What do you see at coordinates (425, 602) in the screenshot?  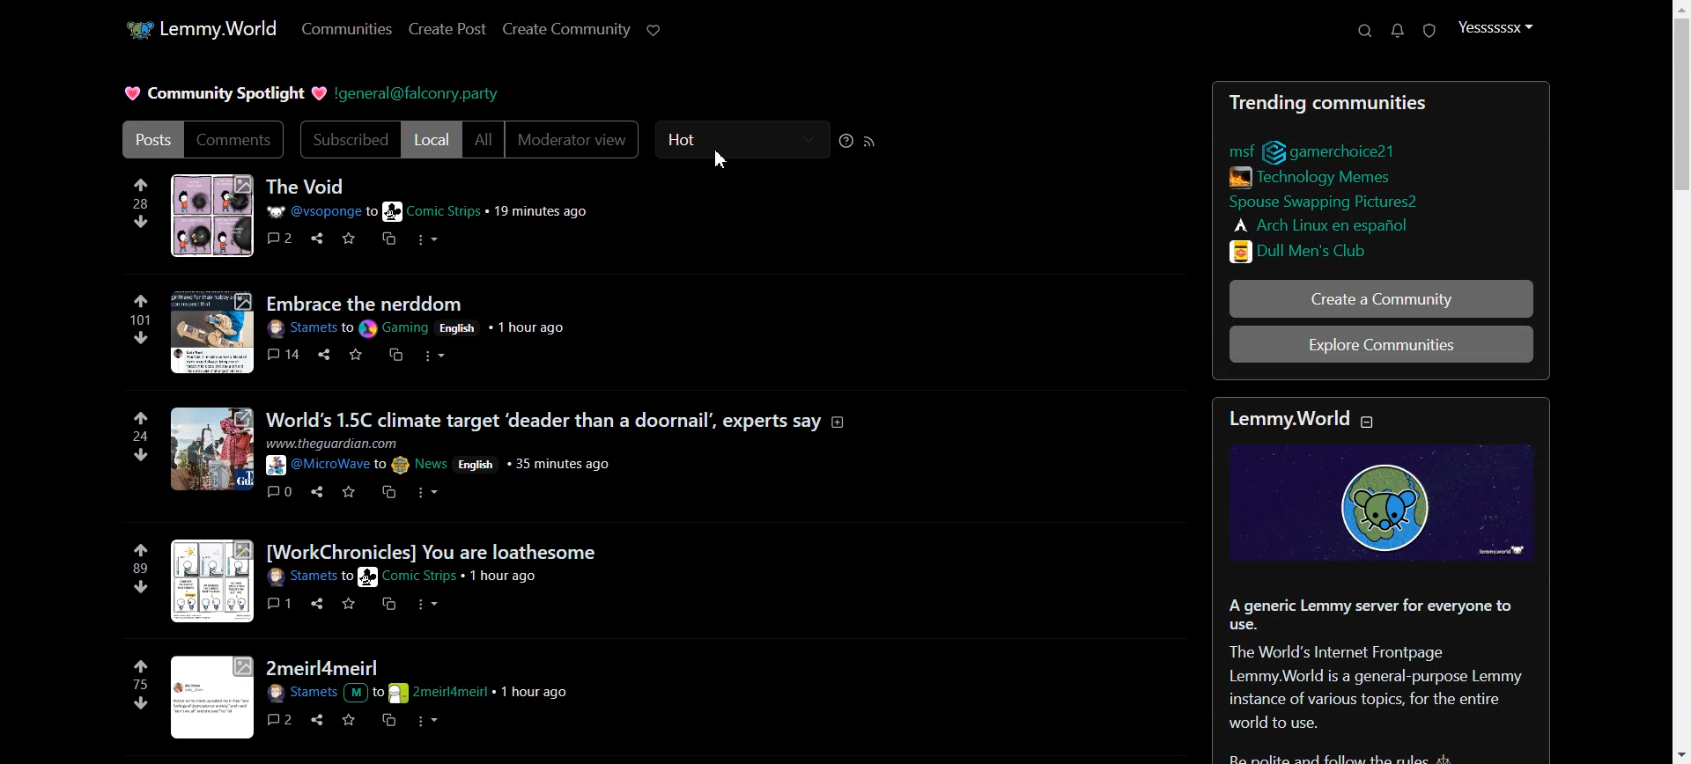 I see `more` at bounding box center [425, 602].